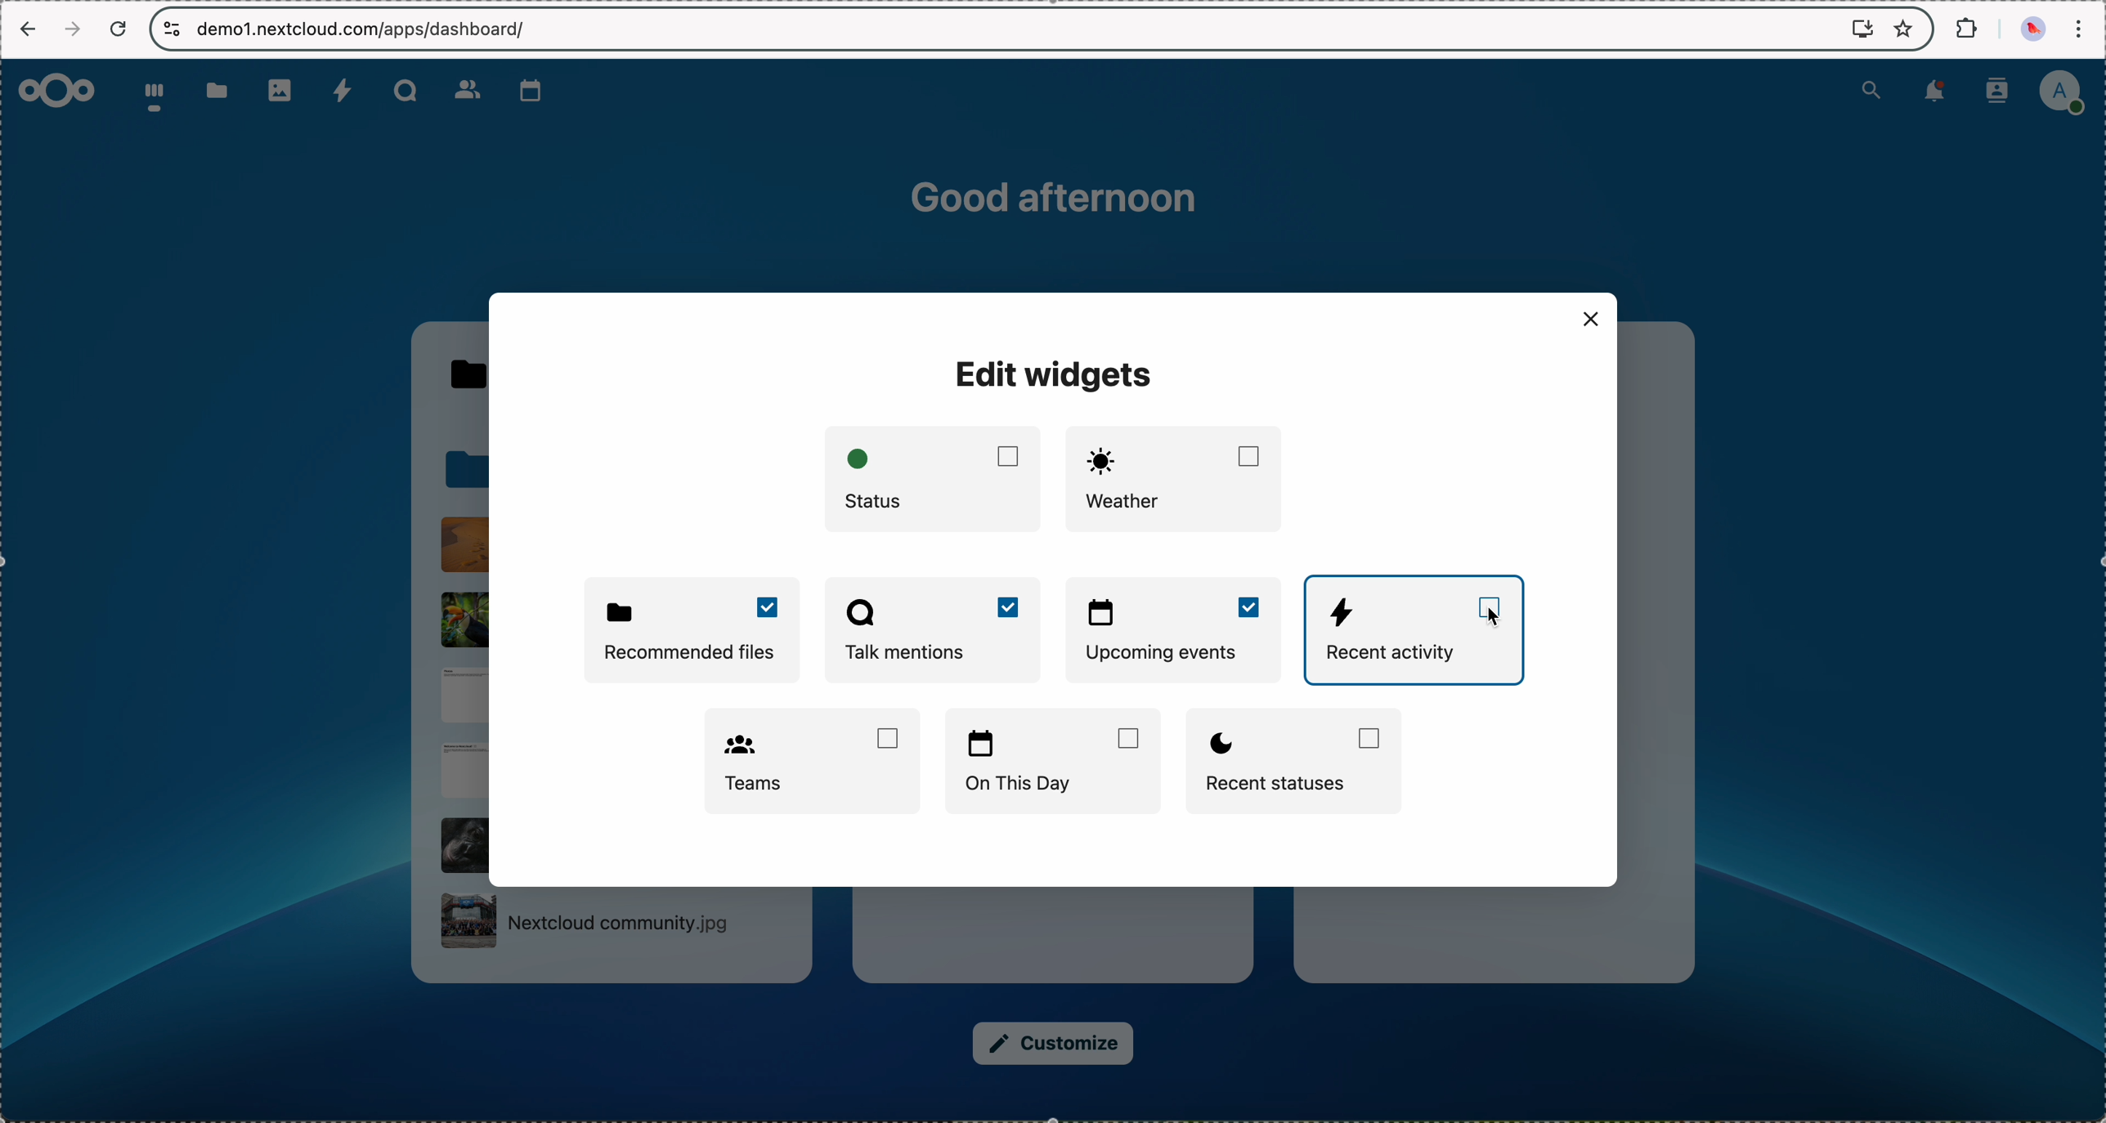 This screenshot has width=2106, height=1123. I want to click on NExtcloud community, so click(589, 922).